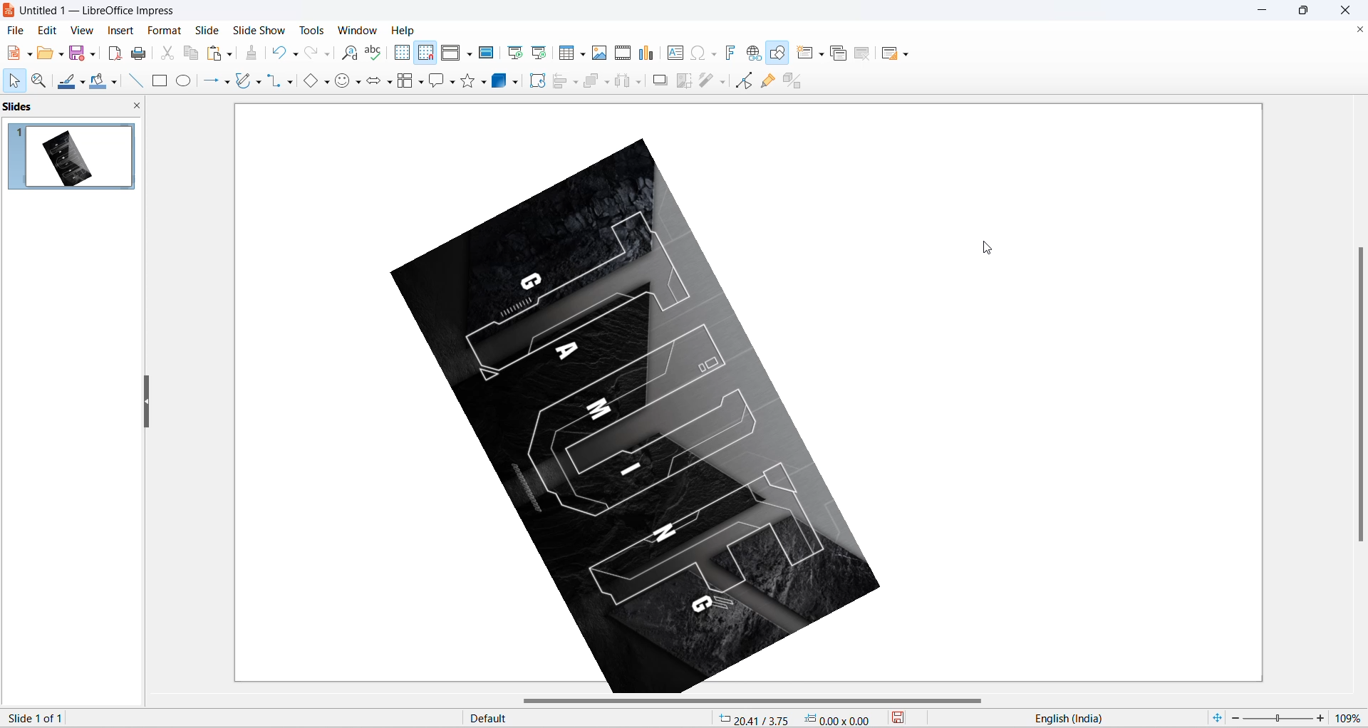 This screenshot has height=728, width=1368. What do you see at coordinates (294, 55) in the screenshot?
I see `undo options` at bounding box center [294, 55].